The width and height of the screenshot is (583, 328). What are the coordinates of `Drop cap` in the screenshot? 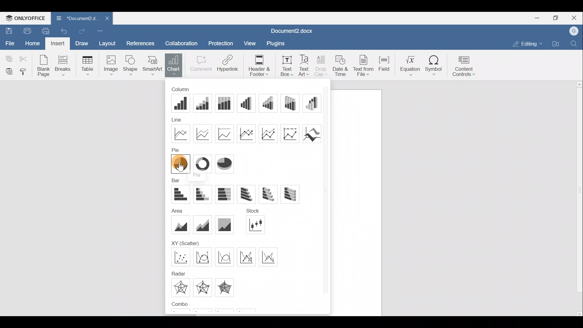 It's located at (321, 65).